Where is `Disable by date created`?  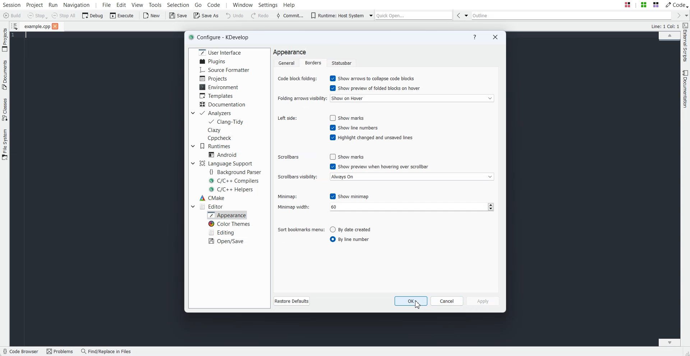 Disable by date created is located at coordinates (355, 229).